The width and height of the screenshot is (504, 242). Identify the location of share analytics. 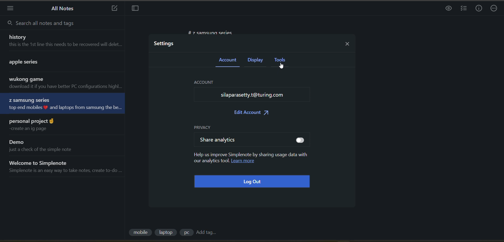
(216, 140).